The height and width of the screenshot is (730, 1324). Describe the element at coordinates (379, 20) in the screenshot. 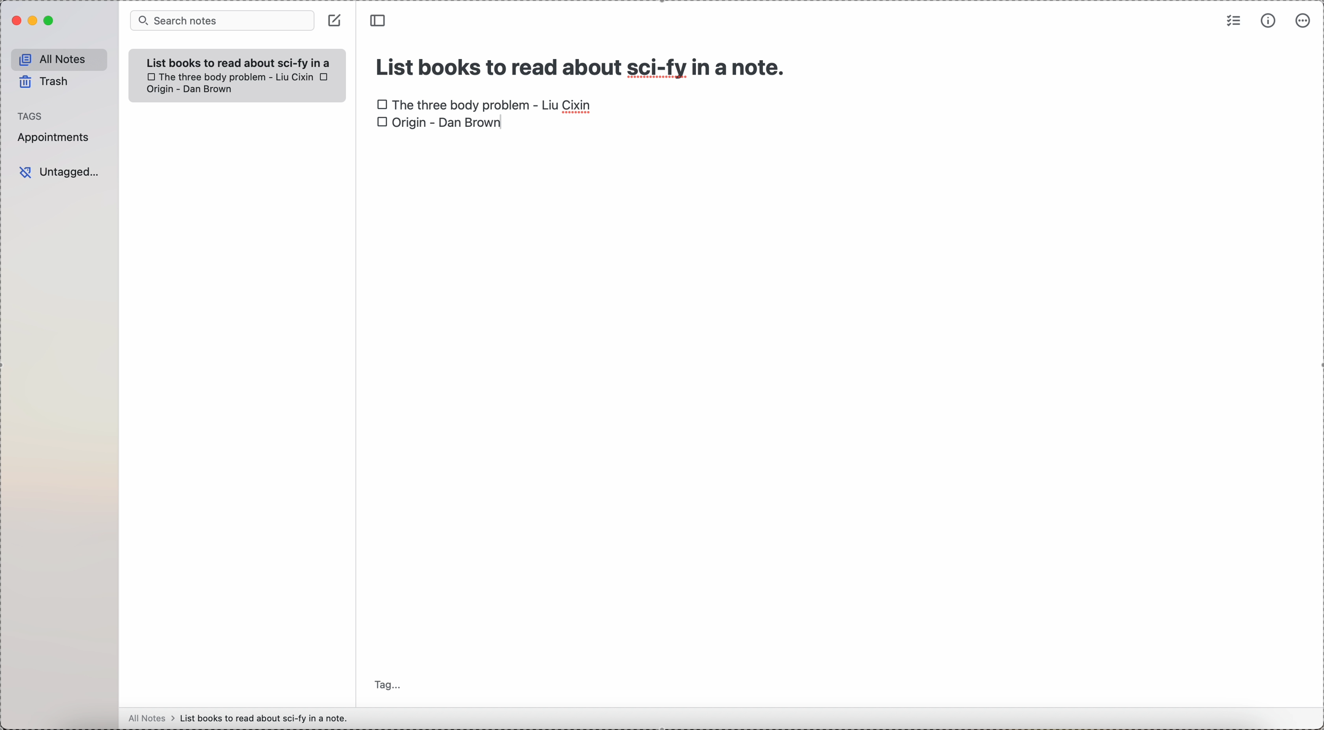

I see `toggle sidebar` at that location.